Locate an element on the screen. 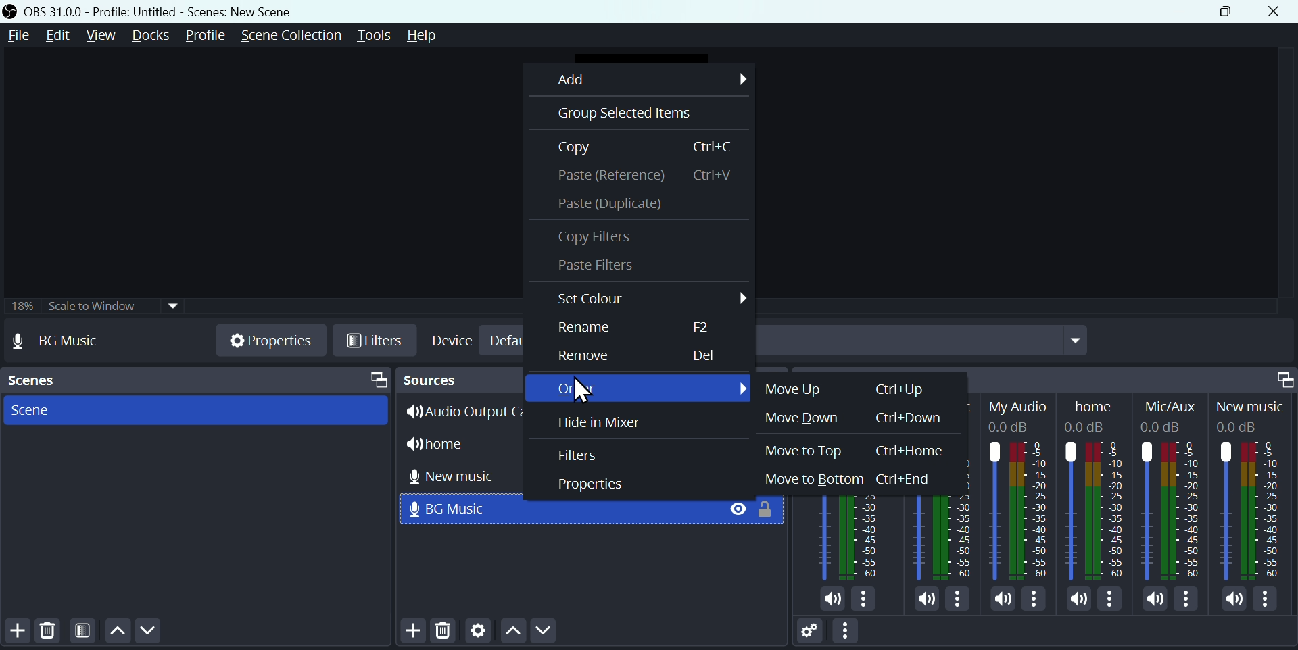 Image resolution: width=1298 pixels, height=650 pixels. Mute/unmute is located at coordinates (1154, 599).